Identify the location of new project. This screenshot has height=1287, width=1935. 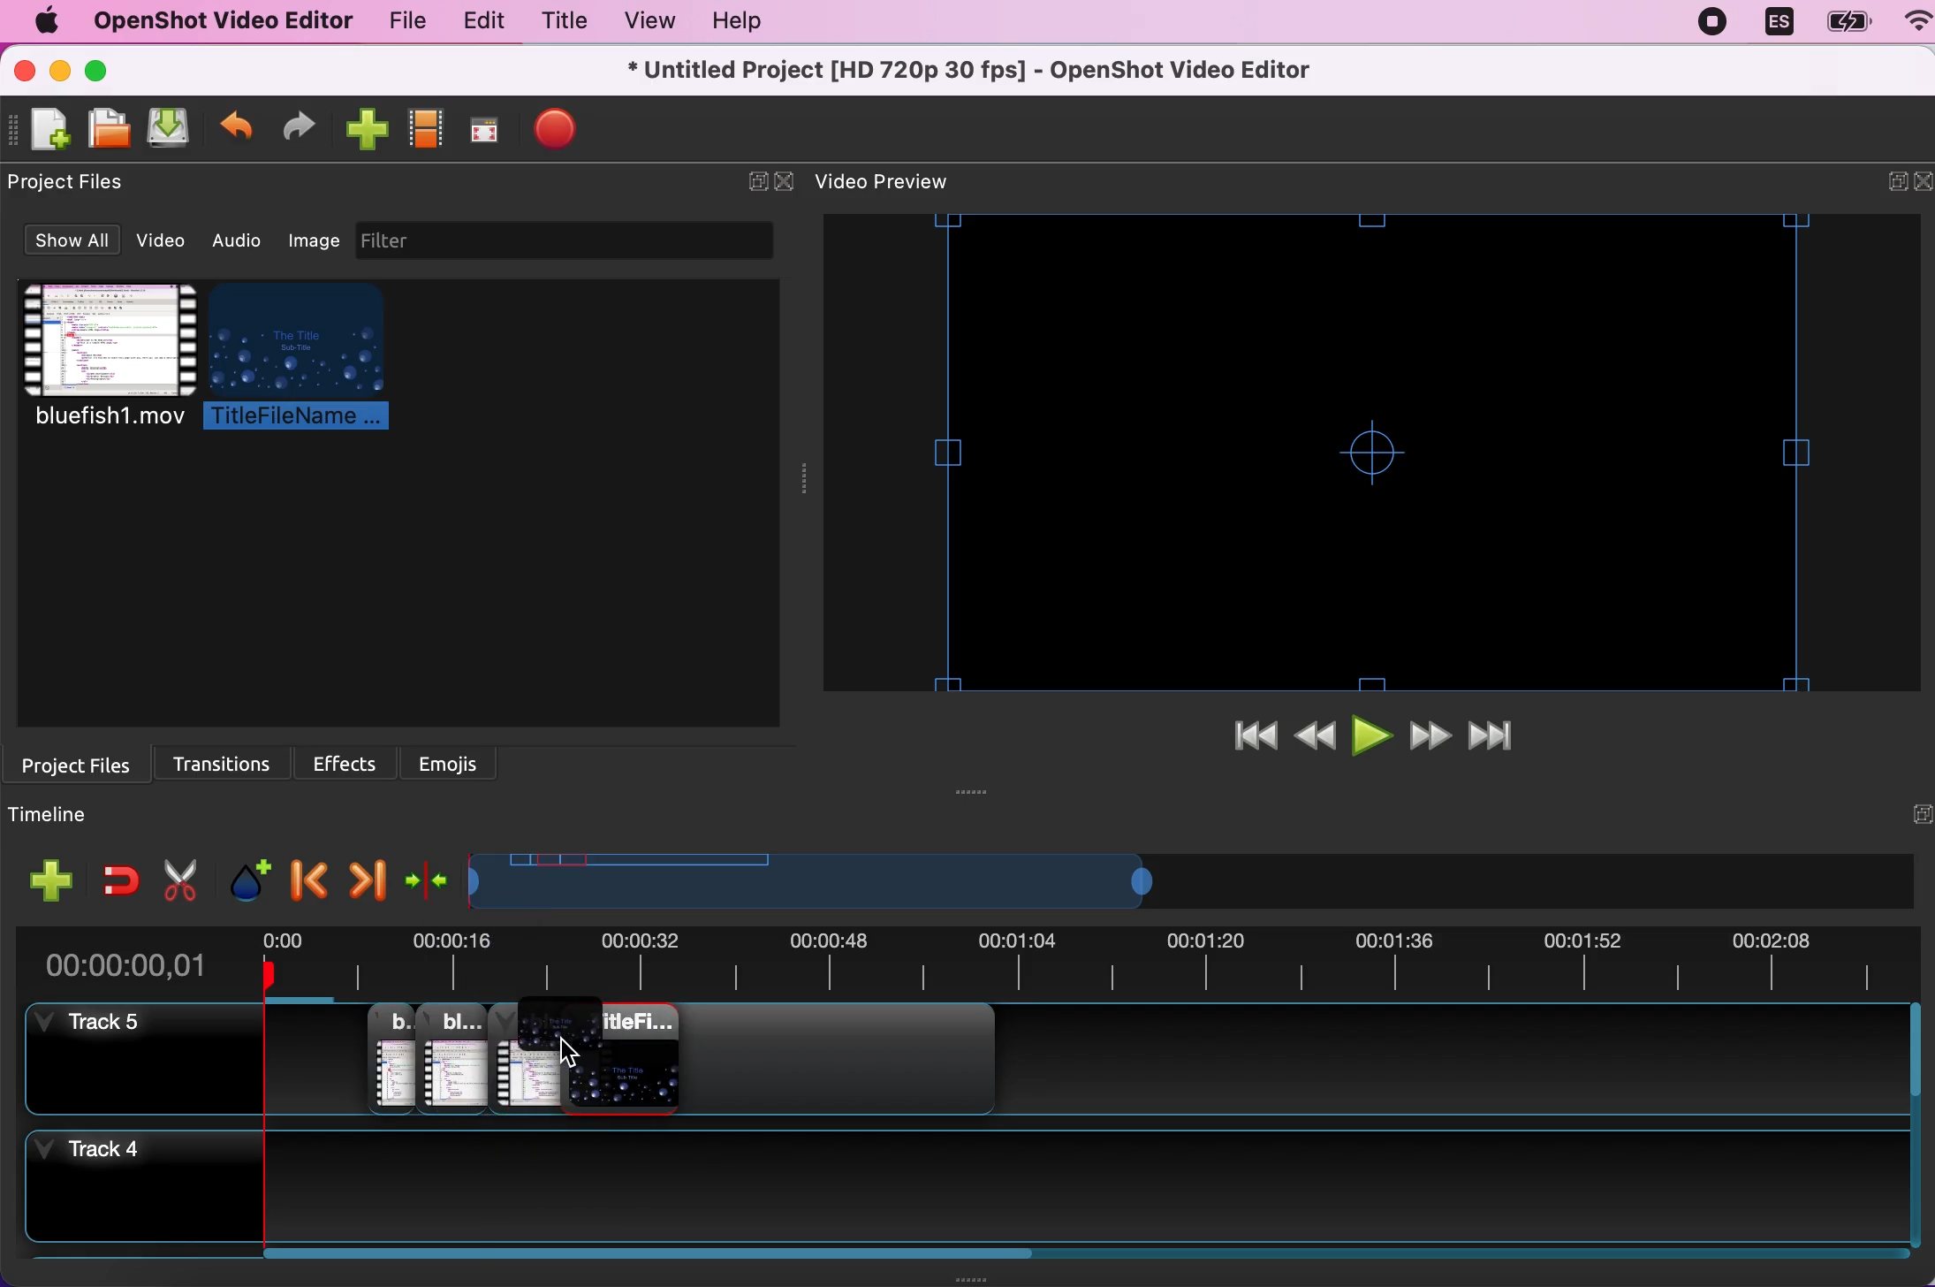
(47, 130).